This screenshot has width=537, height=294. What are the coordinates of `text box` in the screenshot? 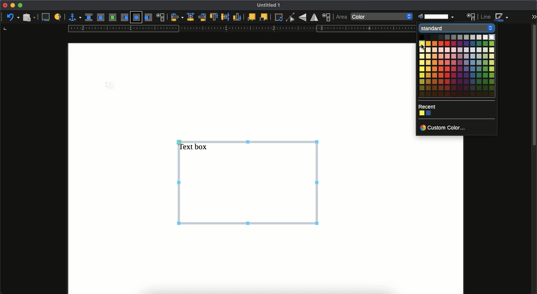 It's located at (249, 181).